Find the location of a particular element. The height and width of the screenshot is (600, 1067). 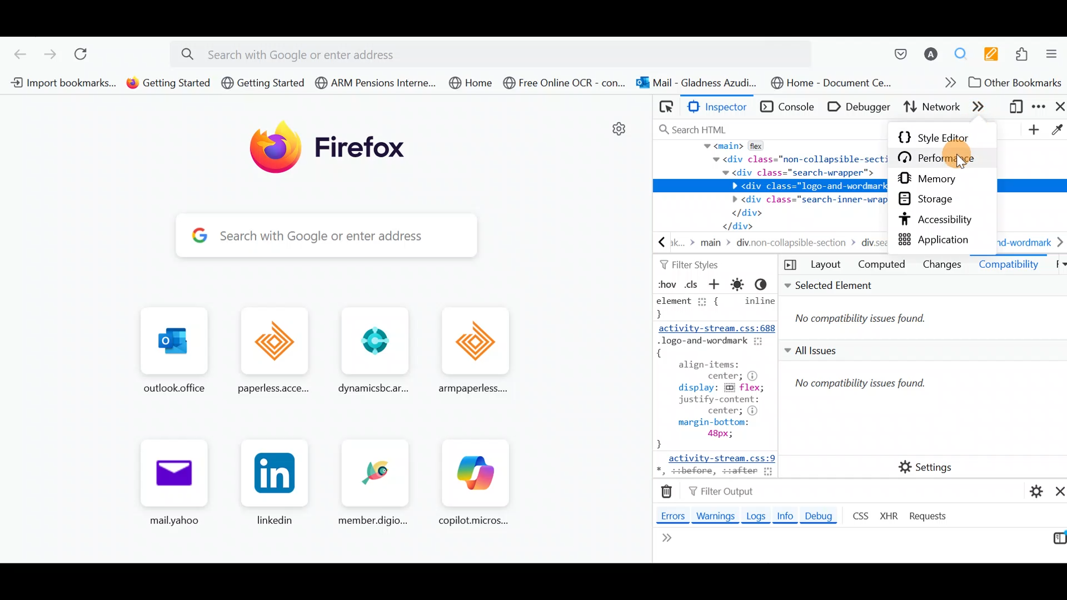

Save to pocket is located at coordinates (895, 54).